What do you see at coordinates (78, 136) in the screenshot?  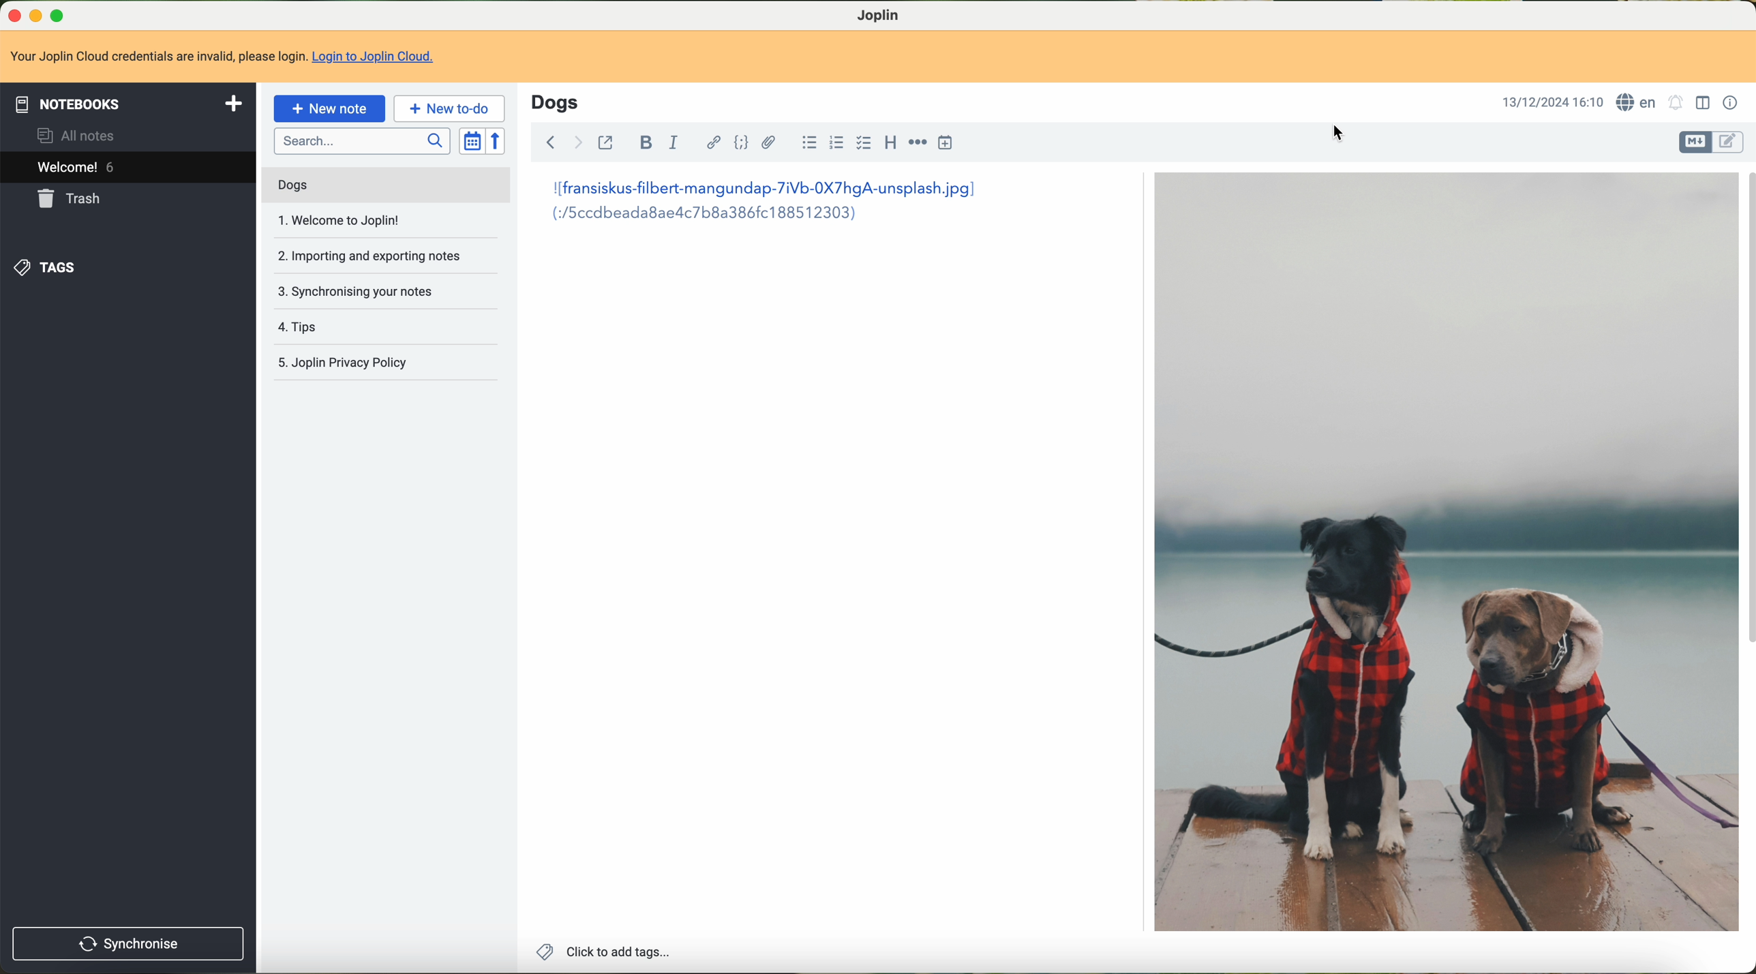 I see `all notes` at bounding box center [78, 136].